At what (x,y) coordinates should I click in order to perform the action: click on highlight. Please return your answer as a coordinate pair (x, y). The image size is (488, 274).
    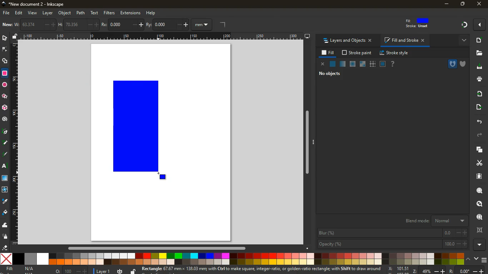
    Looking at the image, I should click on (6, 155).